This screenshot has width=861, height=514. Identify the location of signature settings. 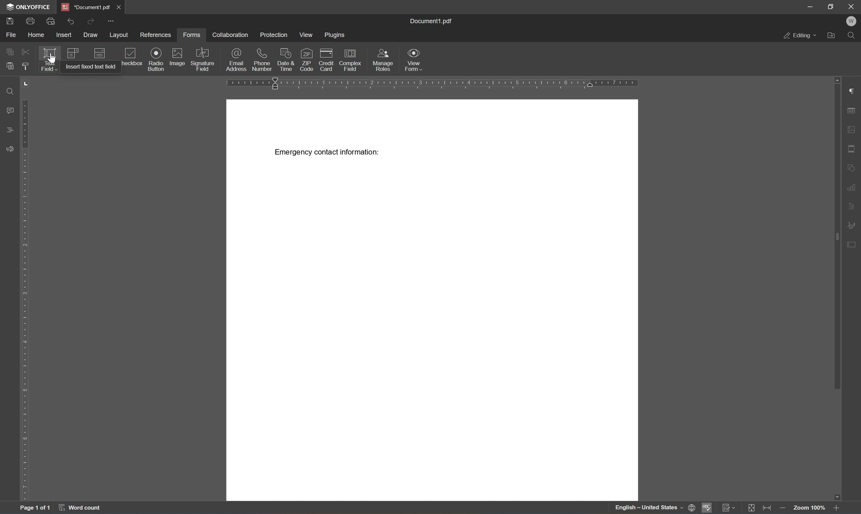
(854, 224).